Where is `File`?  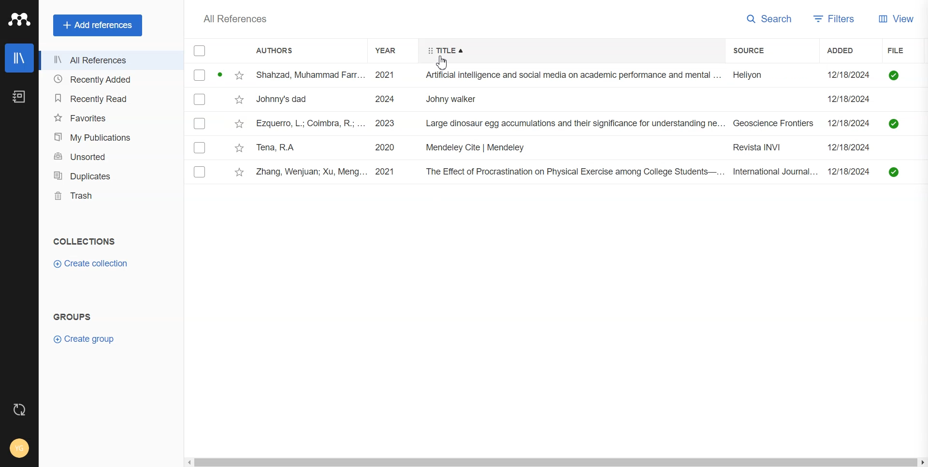
File is located at coordinates (901, 50).